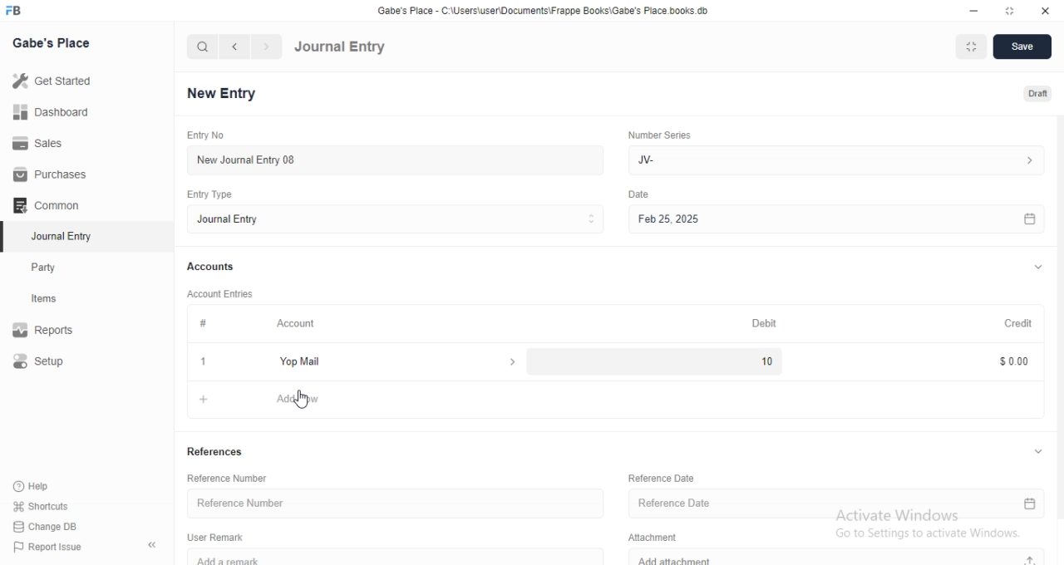 The image size is (1064, 565). Describe the element at coordinates (57, 84) in the screenshot. I see `Get Started` at that location.